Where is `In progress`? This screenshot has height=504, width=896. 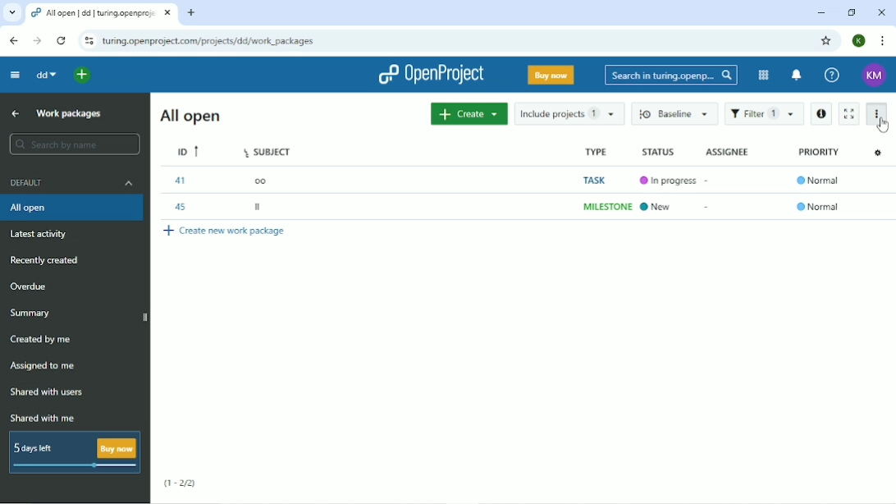 In progress is located at coordinates (669, 180).